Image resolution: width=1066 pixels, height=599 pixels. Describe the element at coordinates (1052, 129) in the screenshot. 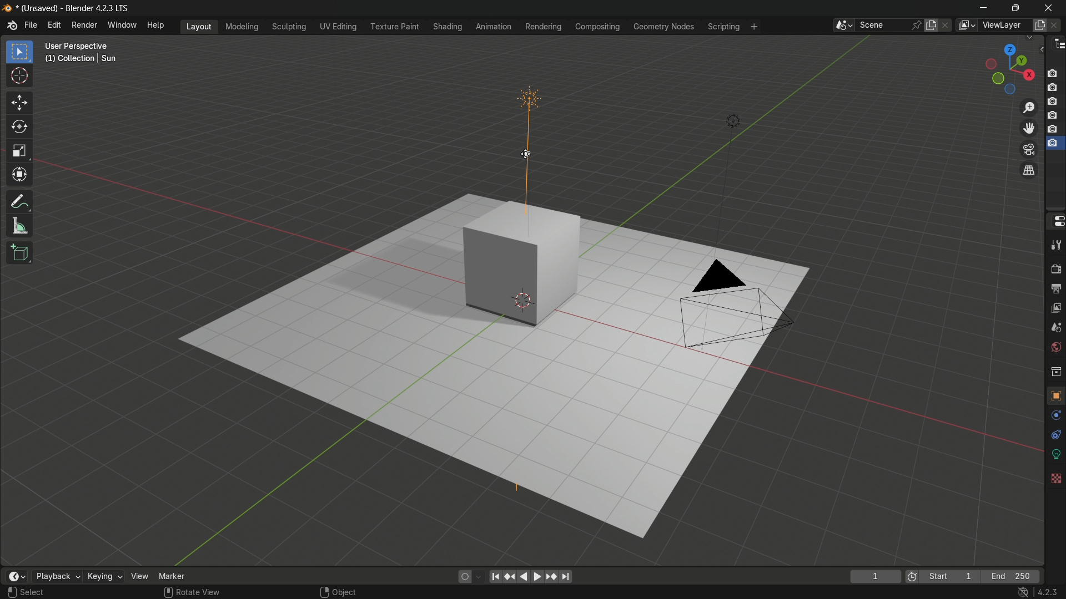

I see `layer 5` at that location.